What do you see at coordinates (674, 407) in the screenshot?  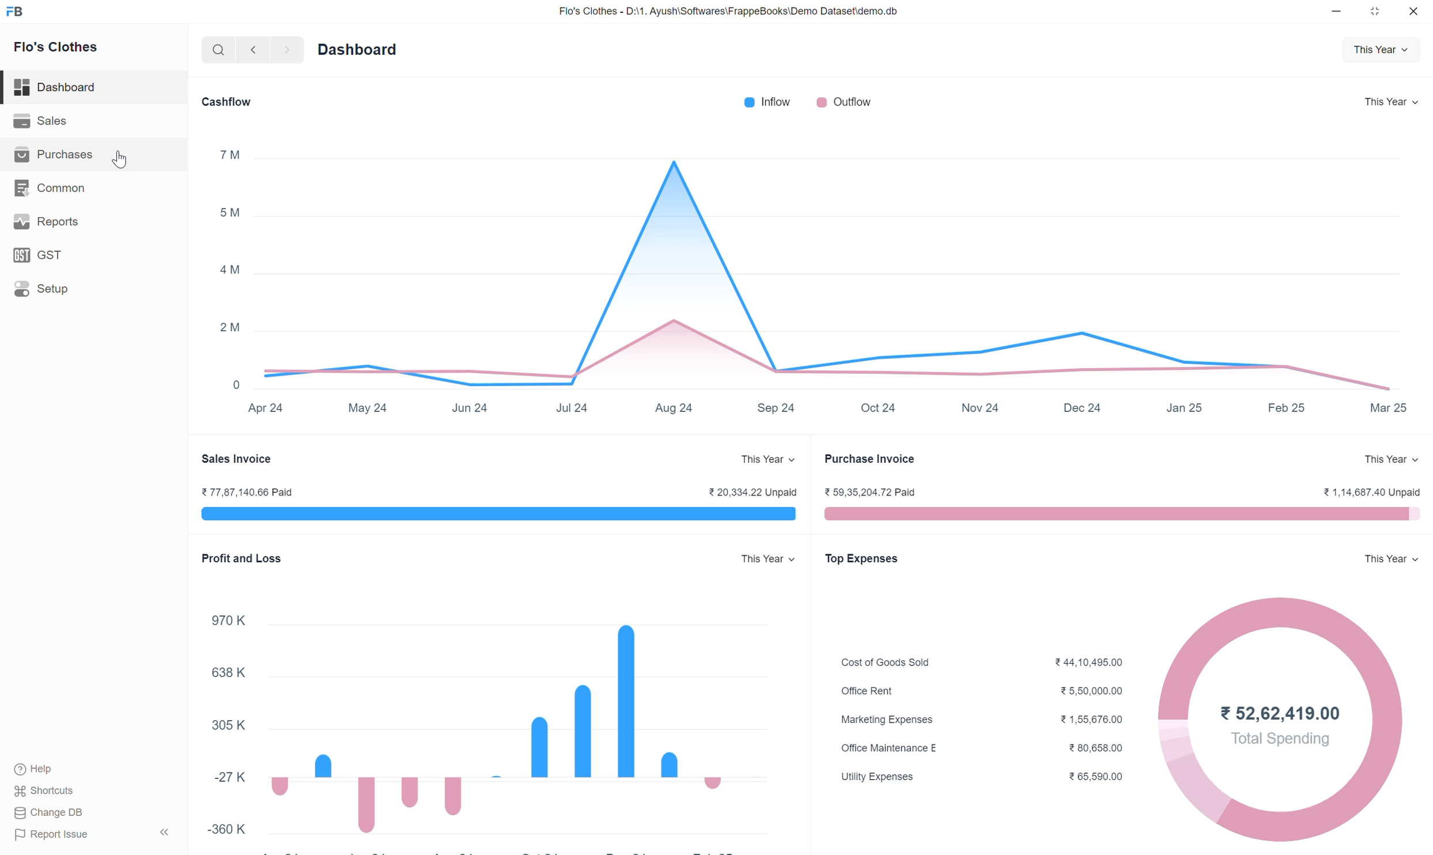 I see `Aug 24` at bounding box center [674, 407].